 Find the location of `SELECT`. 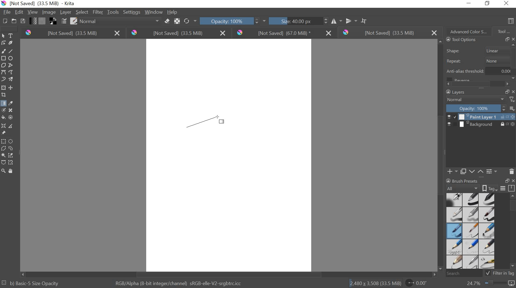

SELECT is located at coordinates (82, 12).